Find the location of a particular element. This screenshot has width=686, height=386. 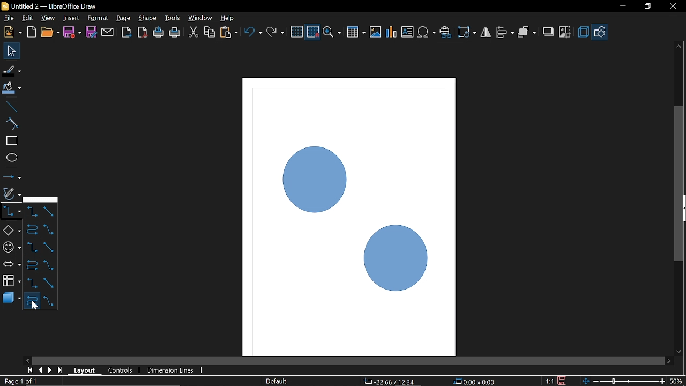

Current page is located at coordinates (20, 382).